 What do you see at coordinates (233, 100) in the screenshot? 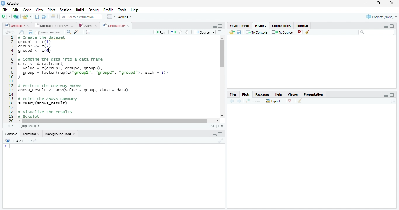
I see `back` at bounding box center [233, 100].